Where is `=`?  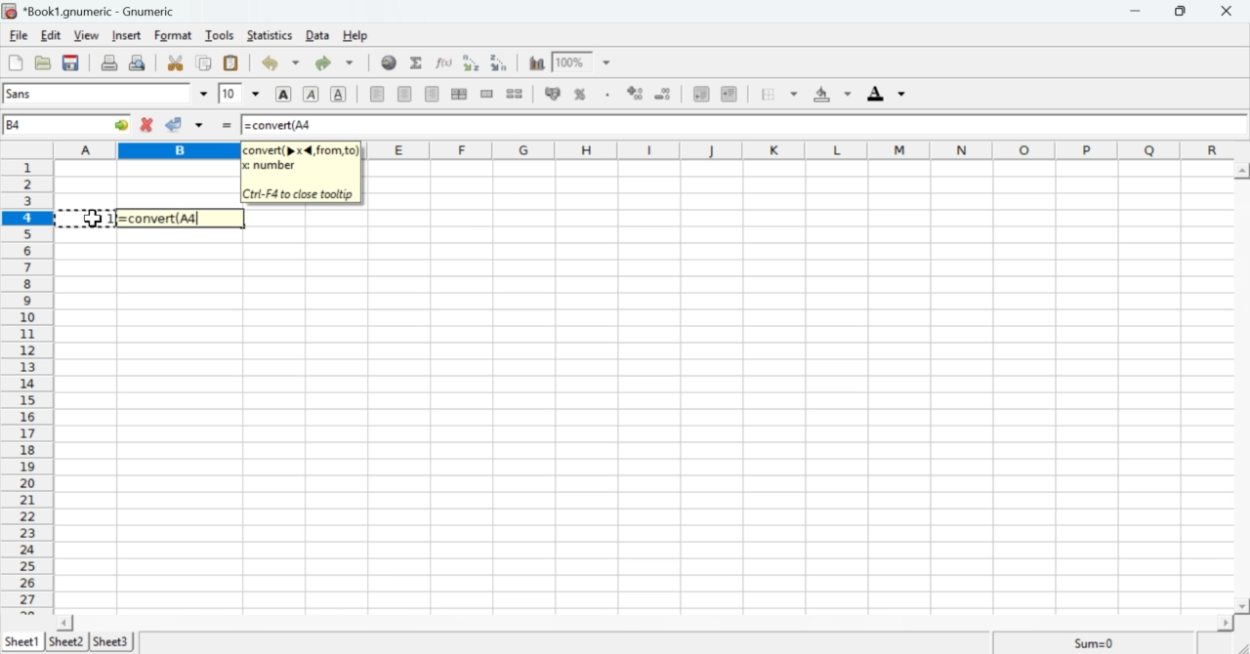 = is located at coordinates (226, 127).